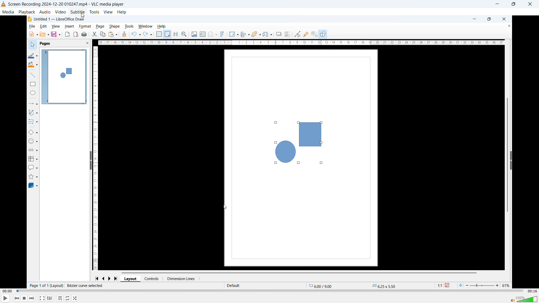  What do you see at coordinates (43, 27) in the screenshot?
I see `edit` at bounding box center [43, 27].